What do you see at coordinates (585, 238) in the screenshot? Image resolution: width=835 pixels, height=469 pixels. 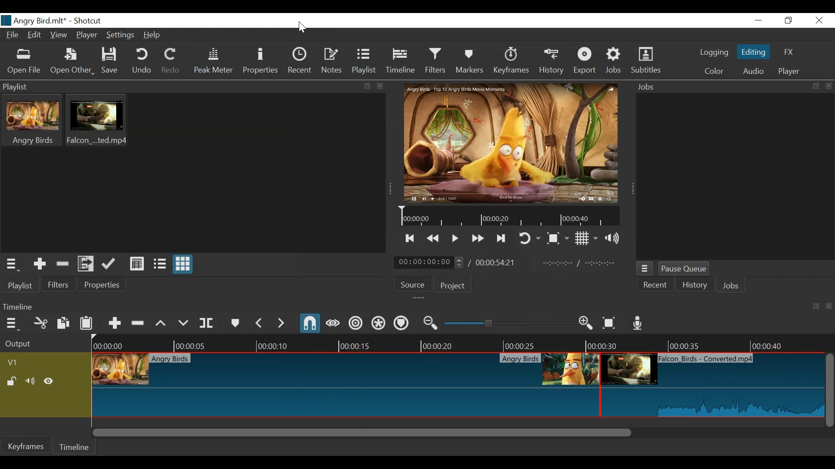 I see `Toggle display grid on player` at bounding box center [585, 238].